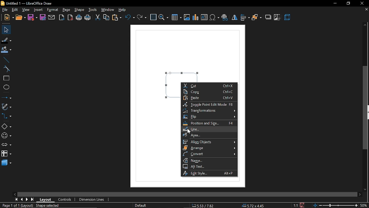 This screenshot has width=369, height=208. What do you see at coordinates (9, 17) in the screenshot?
I see `file` at bounding box center [9, 17].